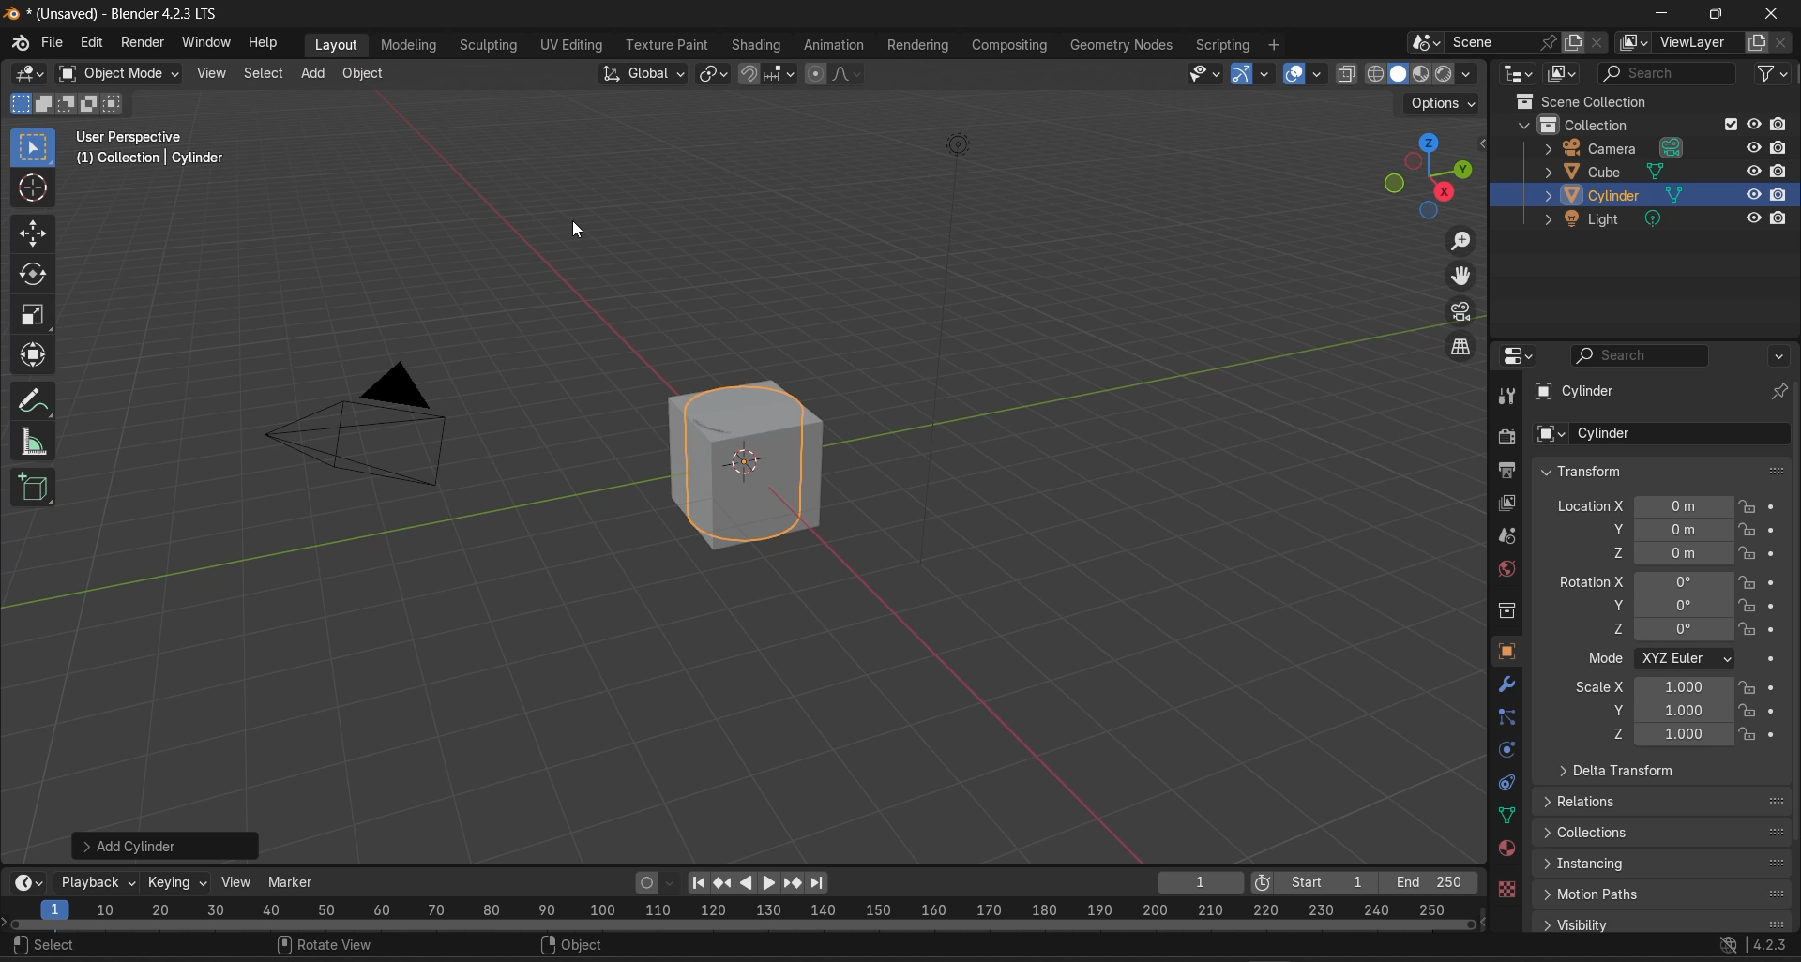 This screenshot has width=1801, height=962. What do you see at coordinates (1781, 124) in the screenshot?
I see `disable in renders` at bounding box center [1781, 124].